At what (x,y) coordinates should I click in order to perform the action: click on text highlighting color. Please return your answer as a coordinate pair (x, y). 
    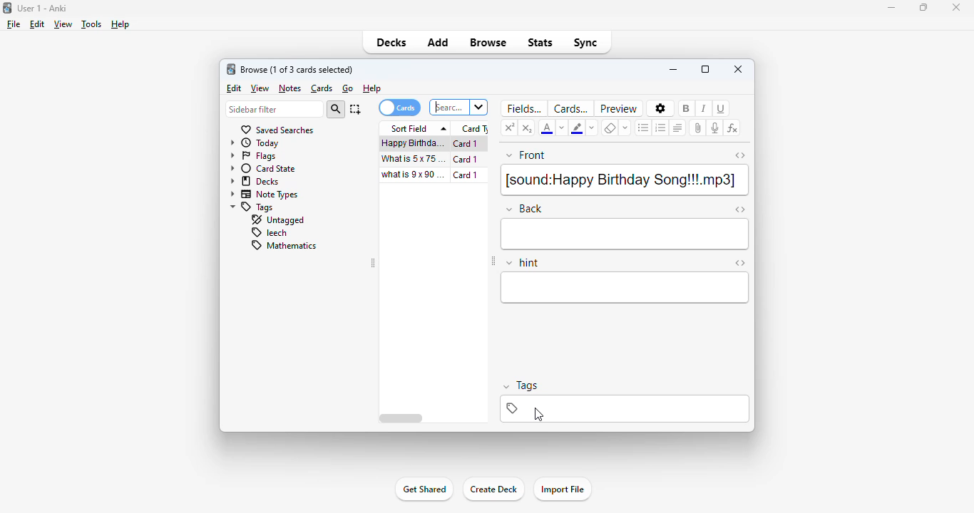
    Looking at the image, I should click on (577, 128).